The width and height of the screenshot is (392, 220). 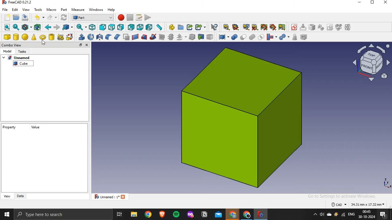 I want to click on compound tools, so click(x=223, y=37).